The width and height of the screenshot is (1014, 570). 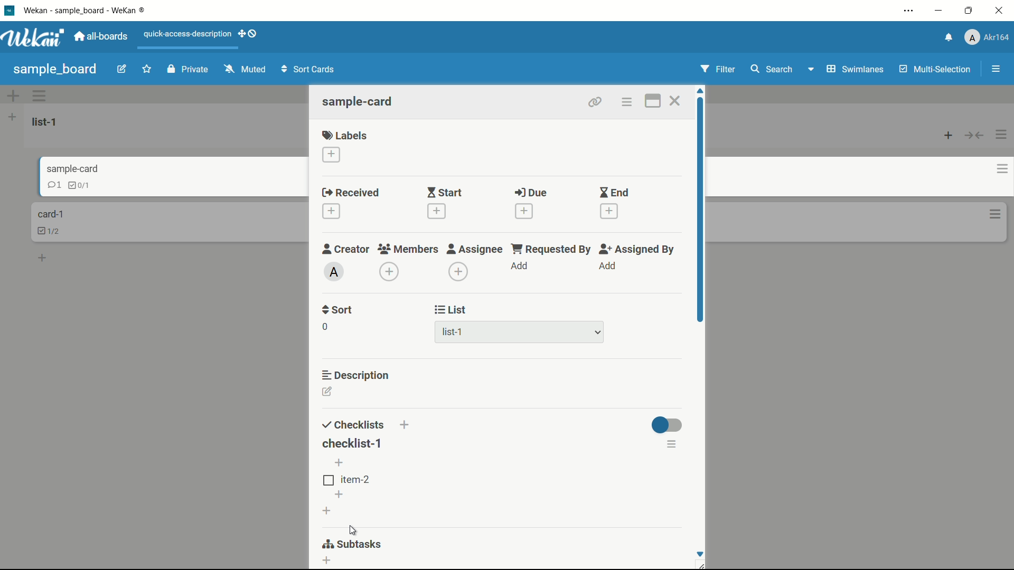 I want to click on add date, so click(x=609, y=211).